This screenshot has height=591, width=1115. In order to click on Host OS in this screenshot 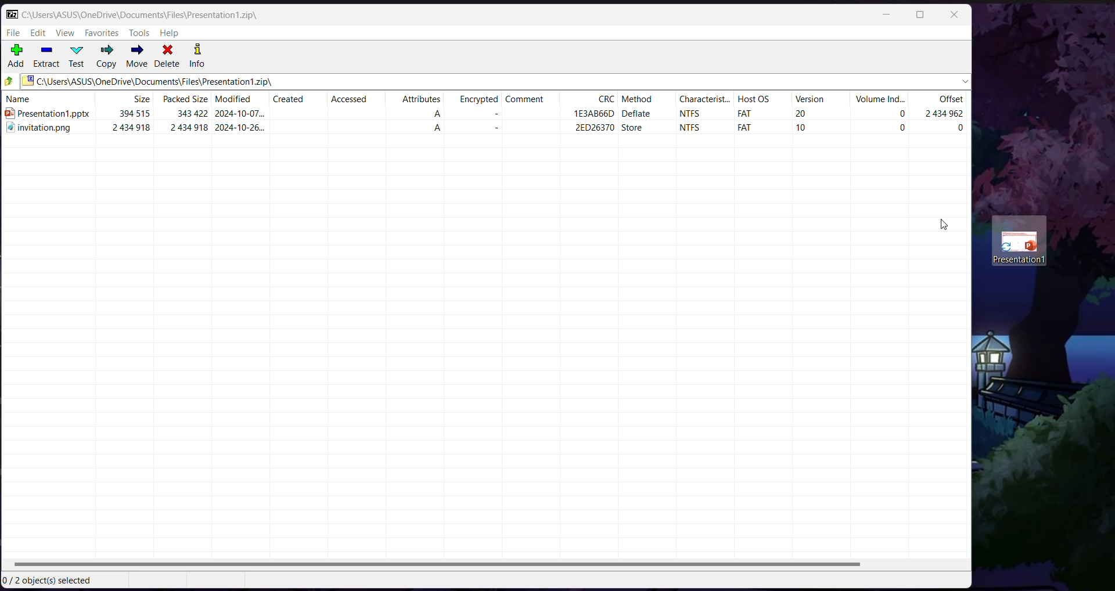, I will do `click(752, 100)`.